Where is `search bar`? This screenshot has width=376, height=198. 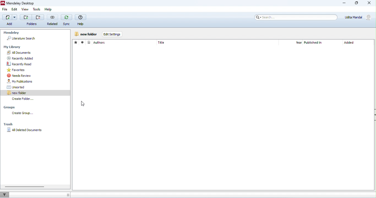 search bar is located at coordinates (295, 17).